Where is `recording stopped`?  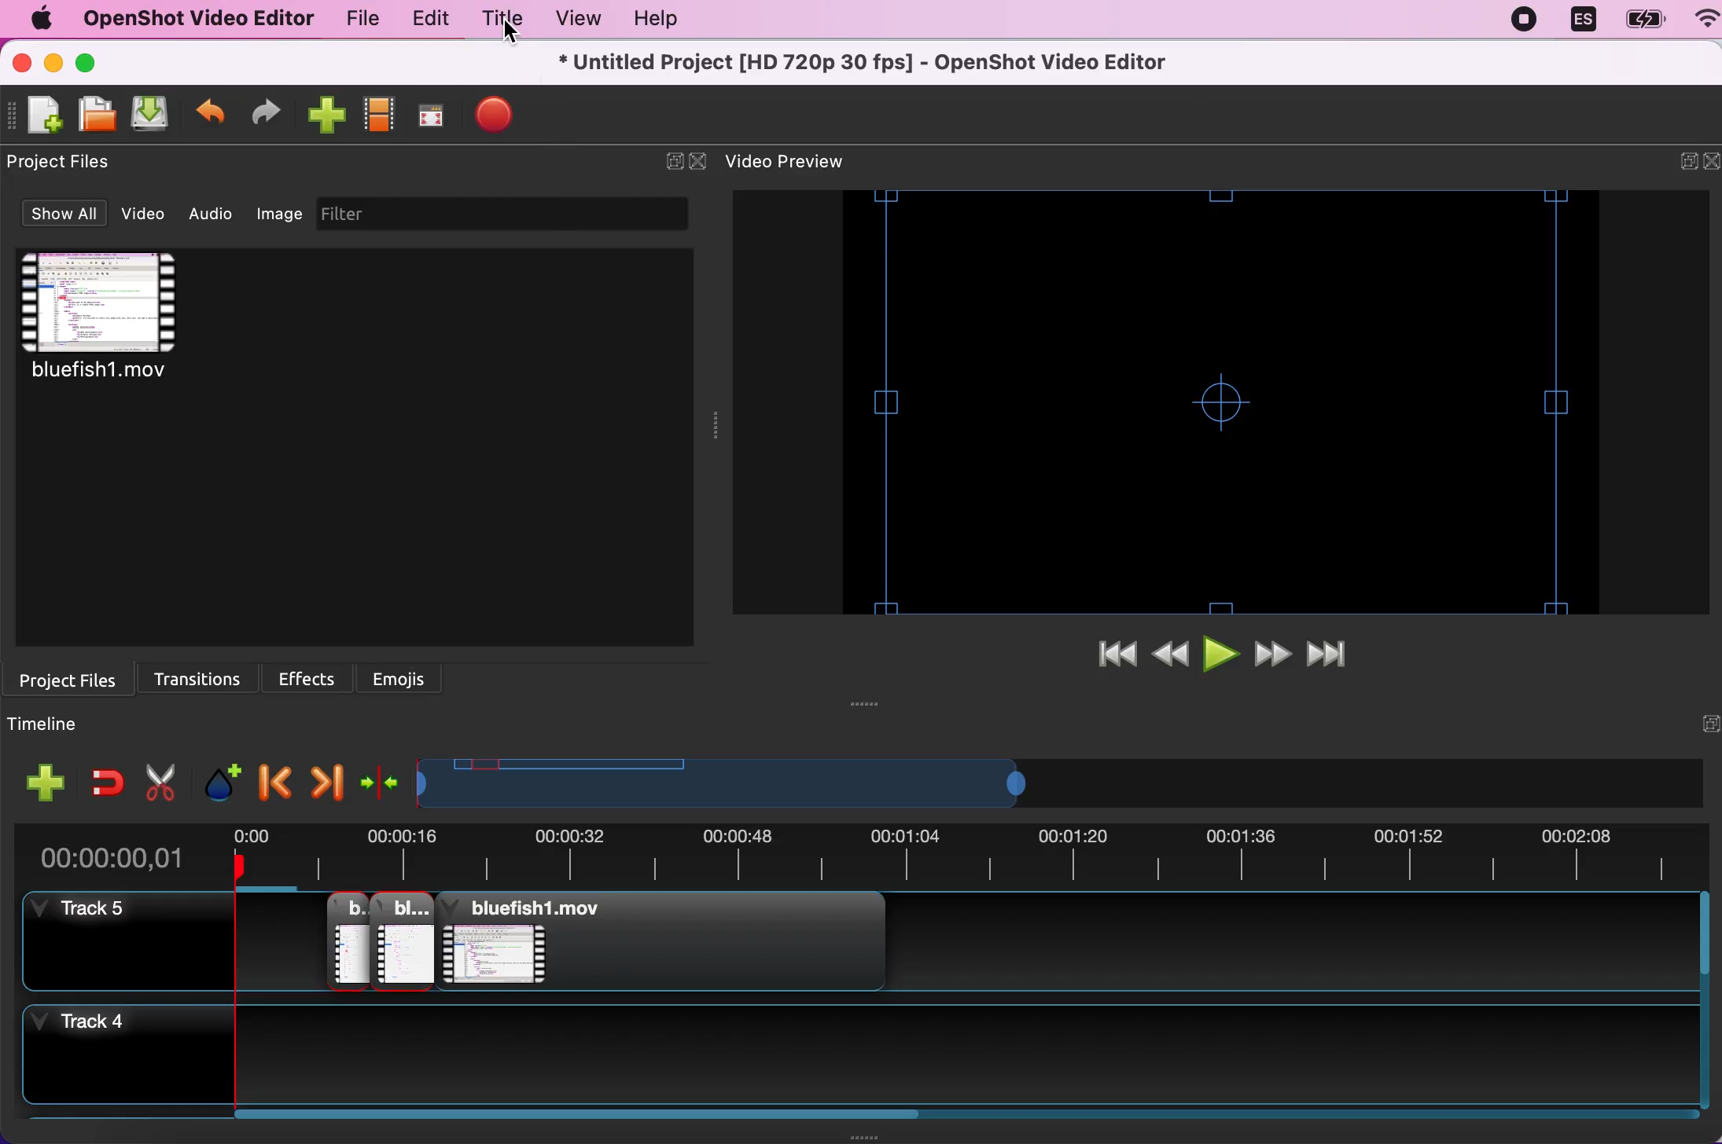 recording stopped is located at coordinates (1527, 19).